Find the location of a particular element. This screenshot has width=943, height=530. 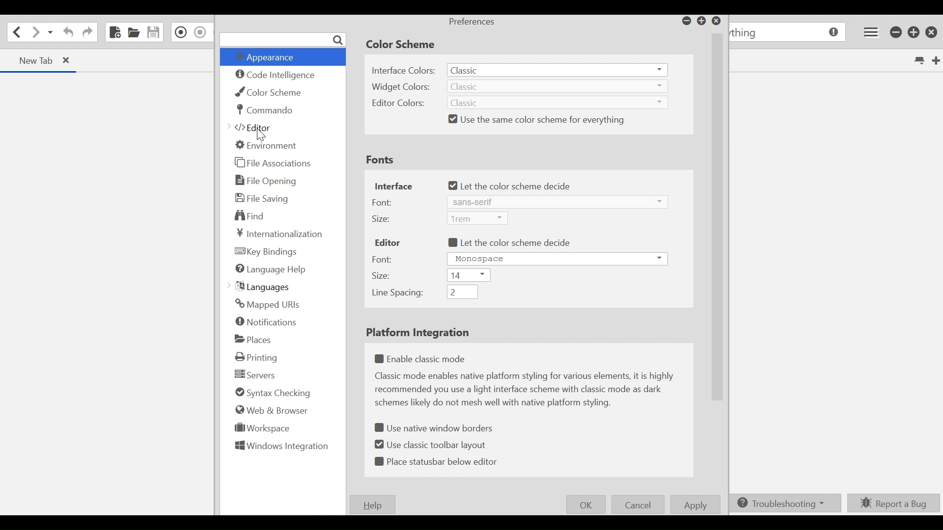

(un)select let the color scheme decide is located at coordinates (509, 186).